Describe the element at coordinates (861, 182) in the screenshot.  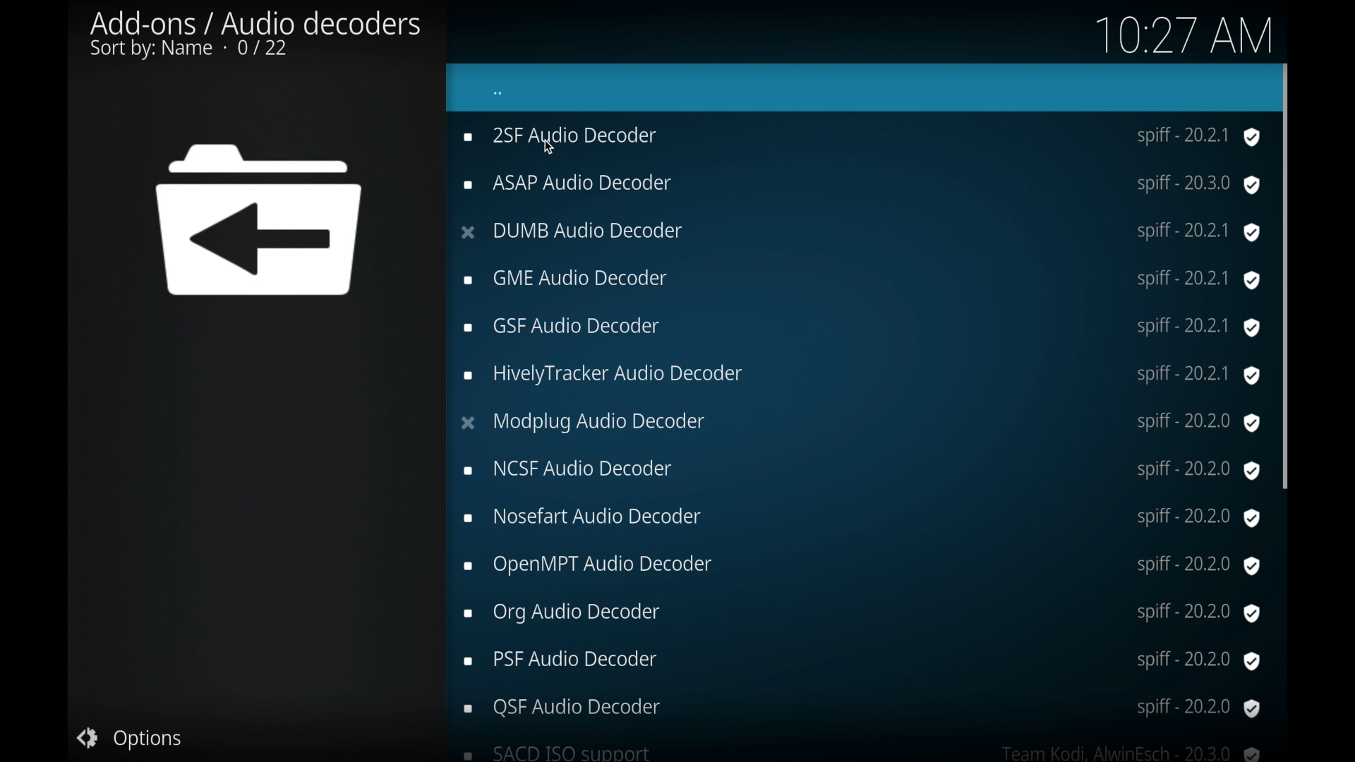
I see `sw DUMB Audio Decoder <piff-202.1 @&` at that location.